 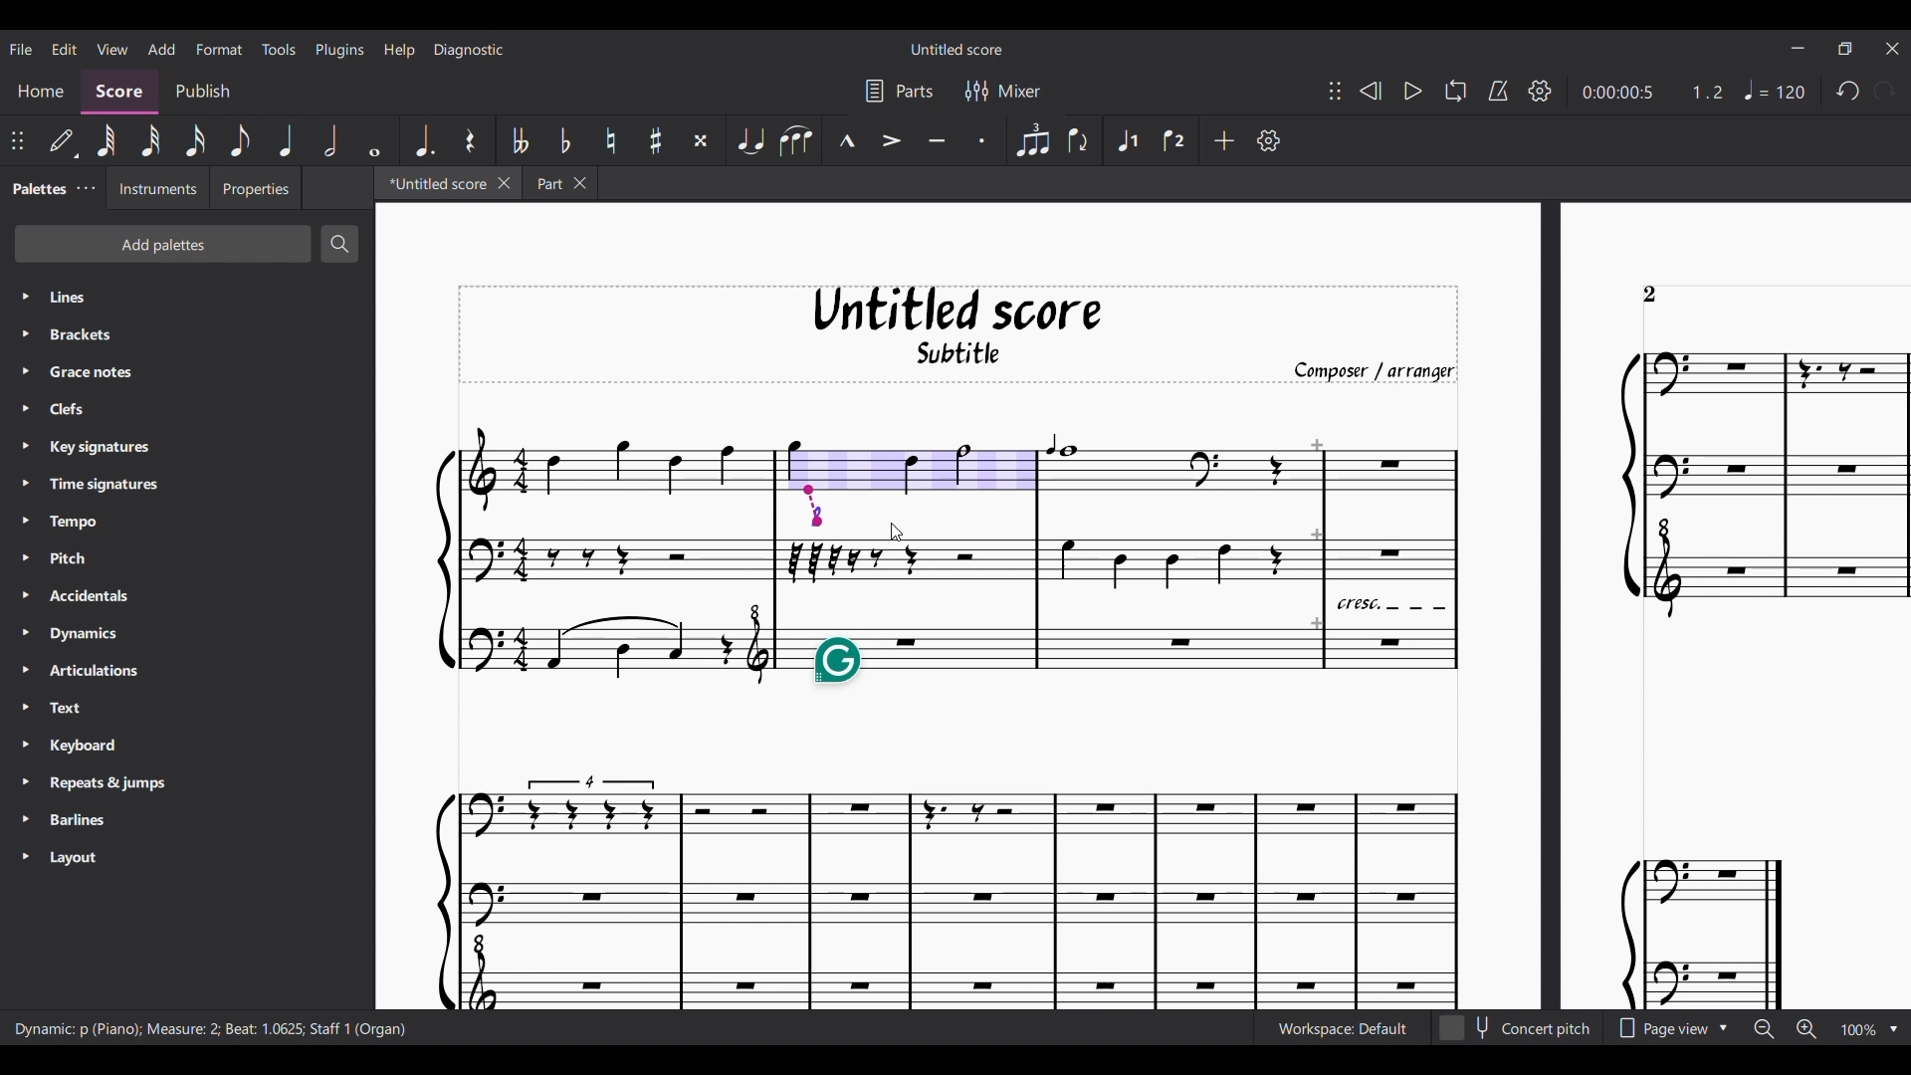 What do you see at coordinates (656, 140) in the screenshot?
I see `Toggle sharp` at bounding box center [656, 140].